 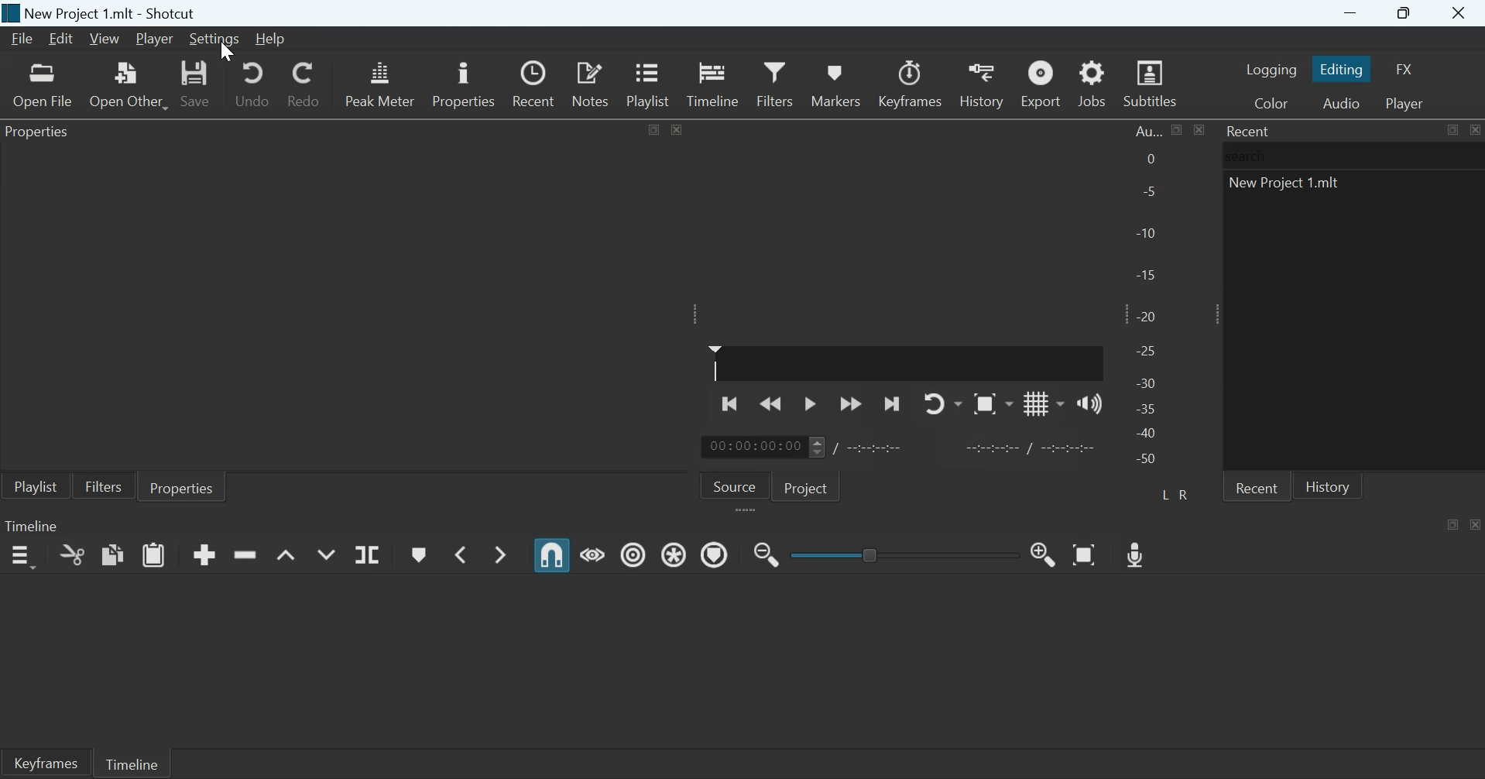 I want to click on Recent, so click(x=1257, y=486).